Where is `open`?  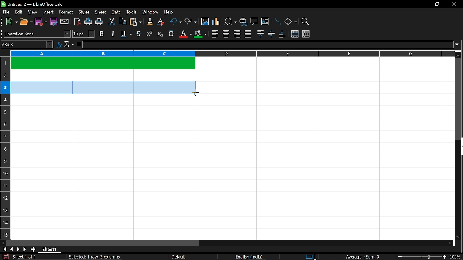
open is located at coordinates (26, 22).